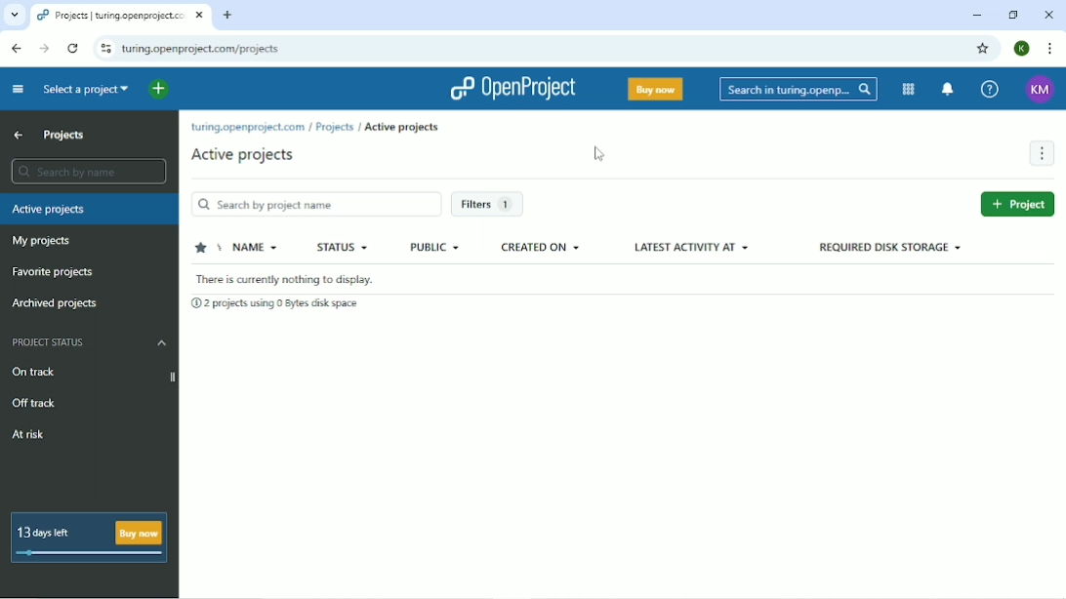 Image resolution: width=1066 pixels, height=599 pixels. I want to click on Sort by favorite, so click(205, 248).